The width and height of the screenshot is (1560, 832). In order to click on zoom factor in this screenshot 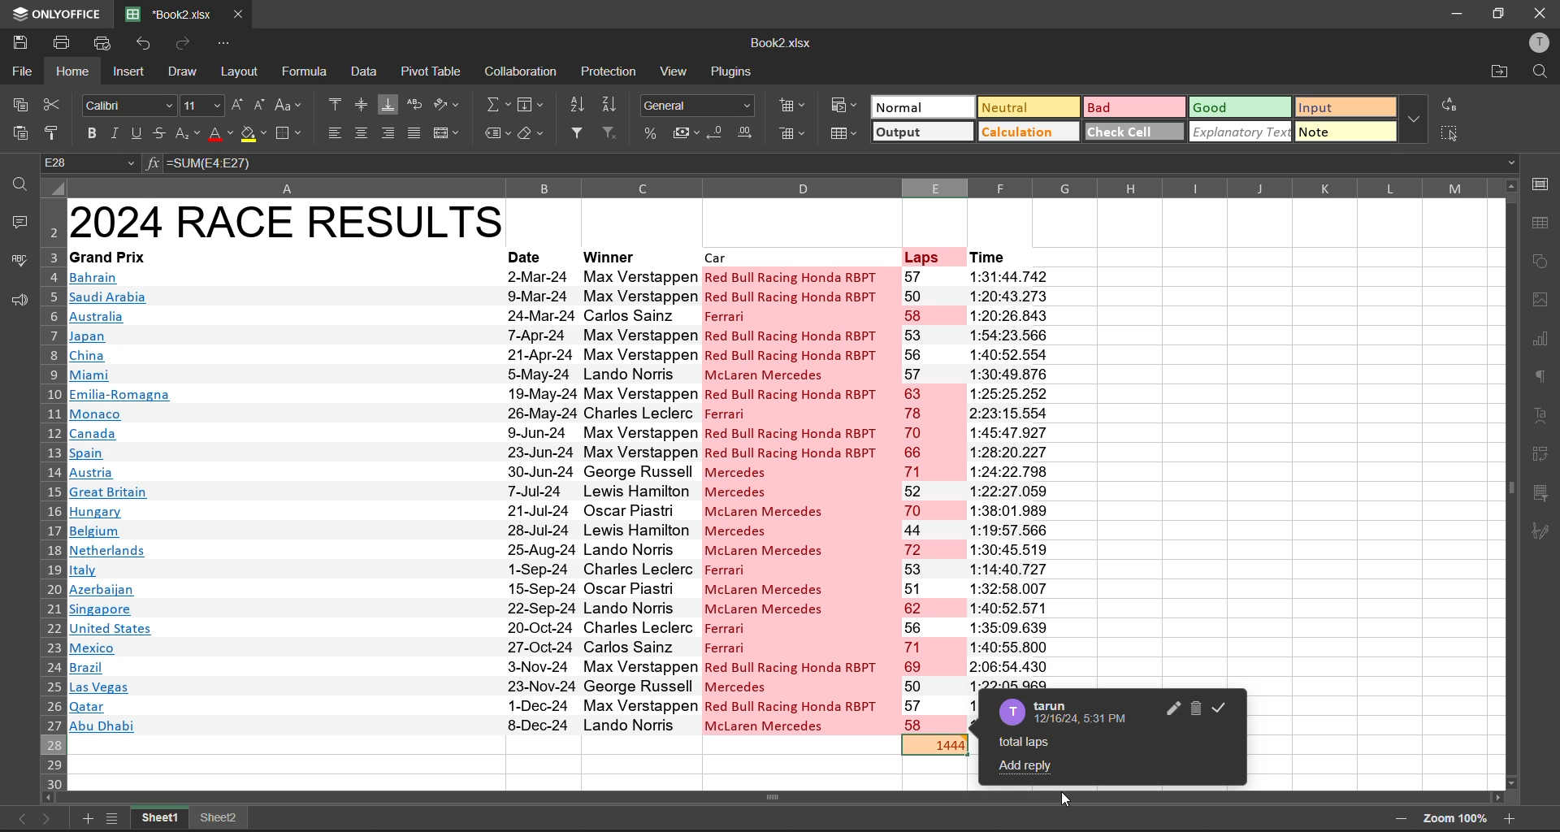, I will do `click(1454, 817)`.